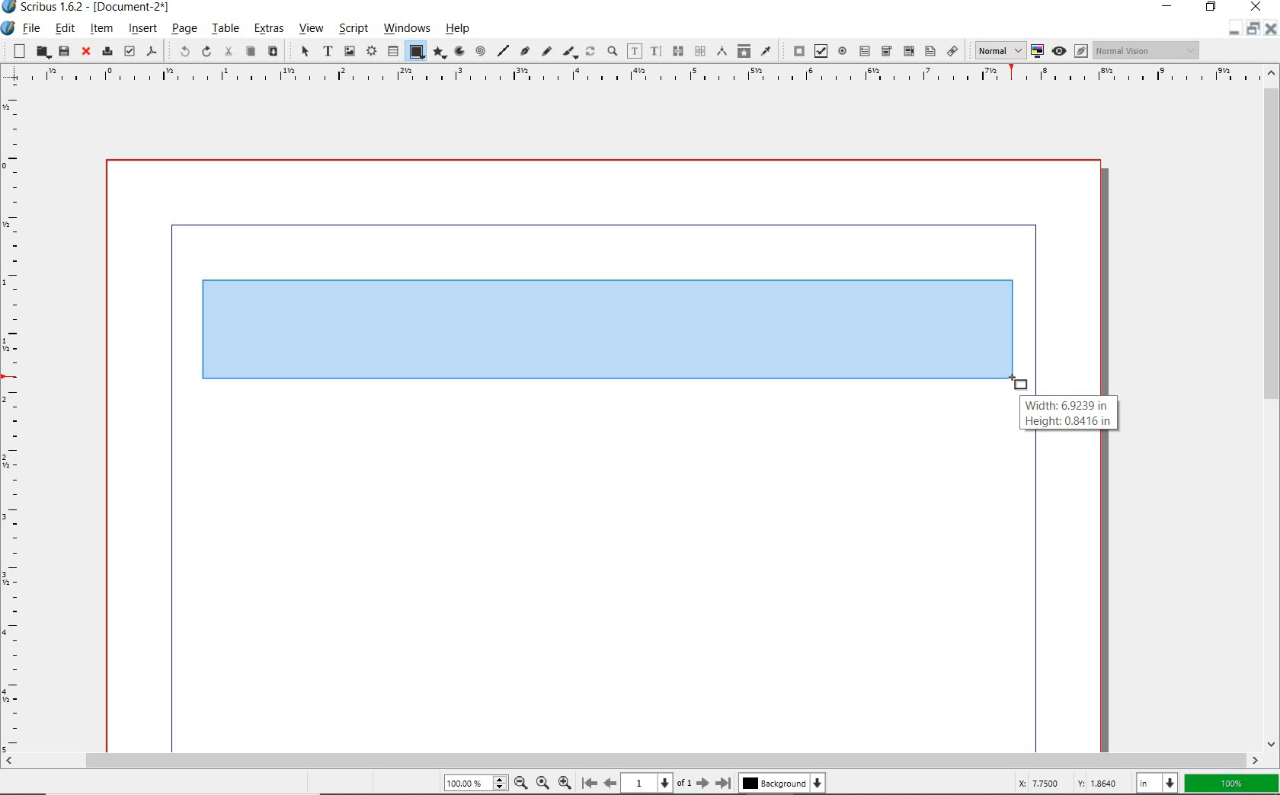 Image resolution: width=1280 pixels, height=795 pixels. Describe the element at coordinates (180, 52) in the screenshot. I see `undo` at that location.